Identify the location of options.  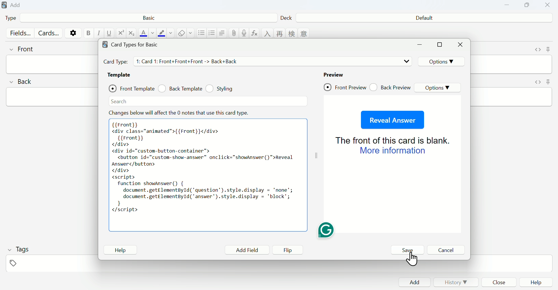
(73, 33).